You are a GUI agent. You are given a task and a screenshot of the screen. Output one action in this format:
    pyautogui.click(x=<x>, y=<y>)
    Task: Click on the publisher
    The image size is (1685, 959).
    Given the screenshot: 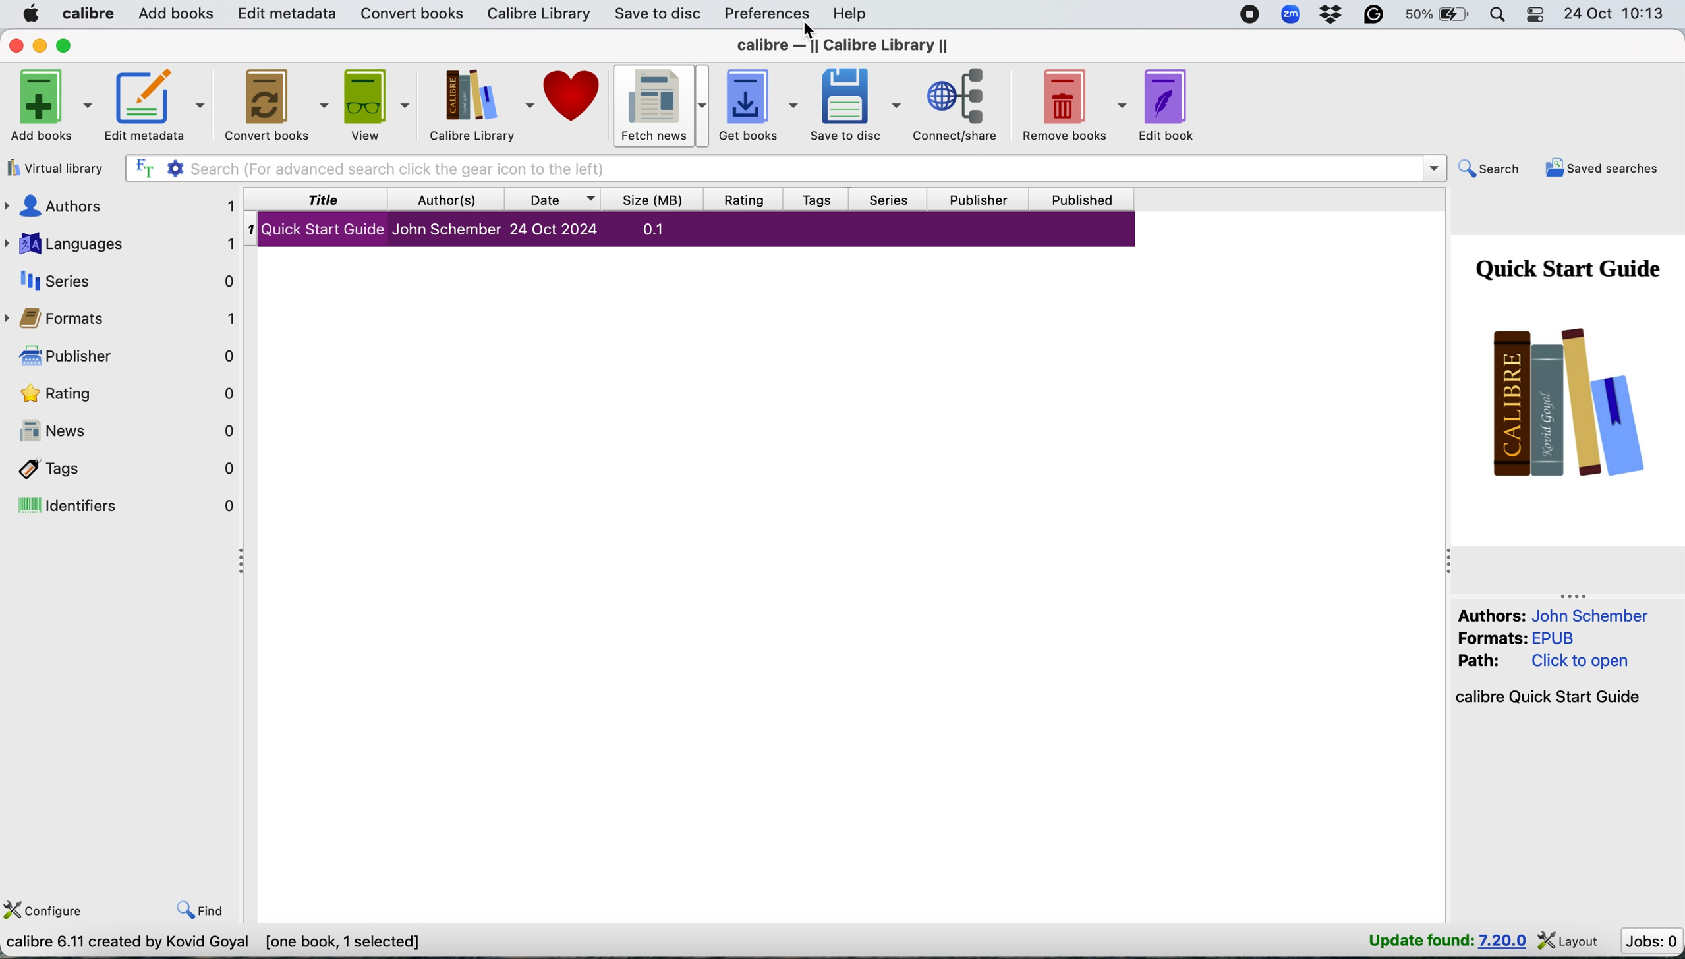 What is the action you would take?
    pyautogui.click(x=980, y=199)
    